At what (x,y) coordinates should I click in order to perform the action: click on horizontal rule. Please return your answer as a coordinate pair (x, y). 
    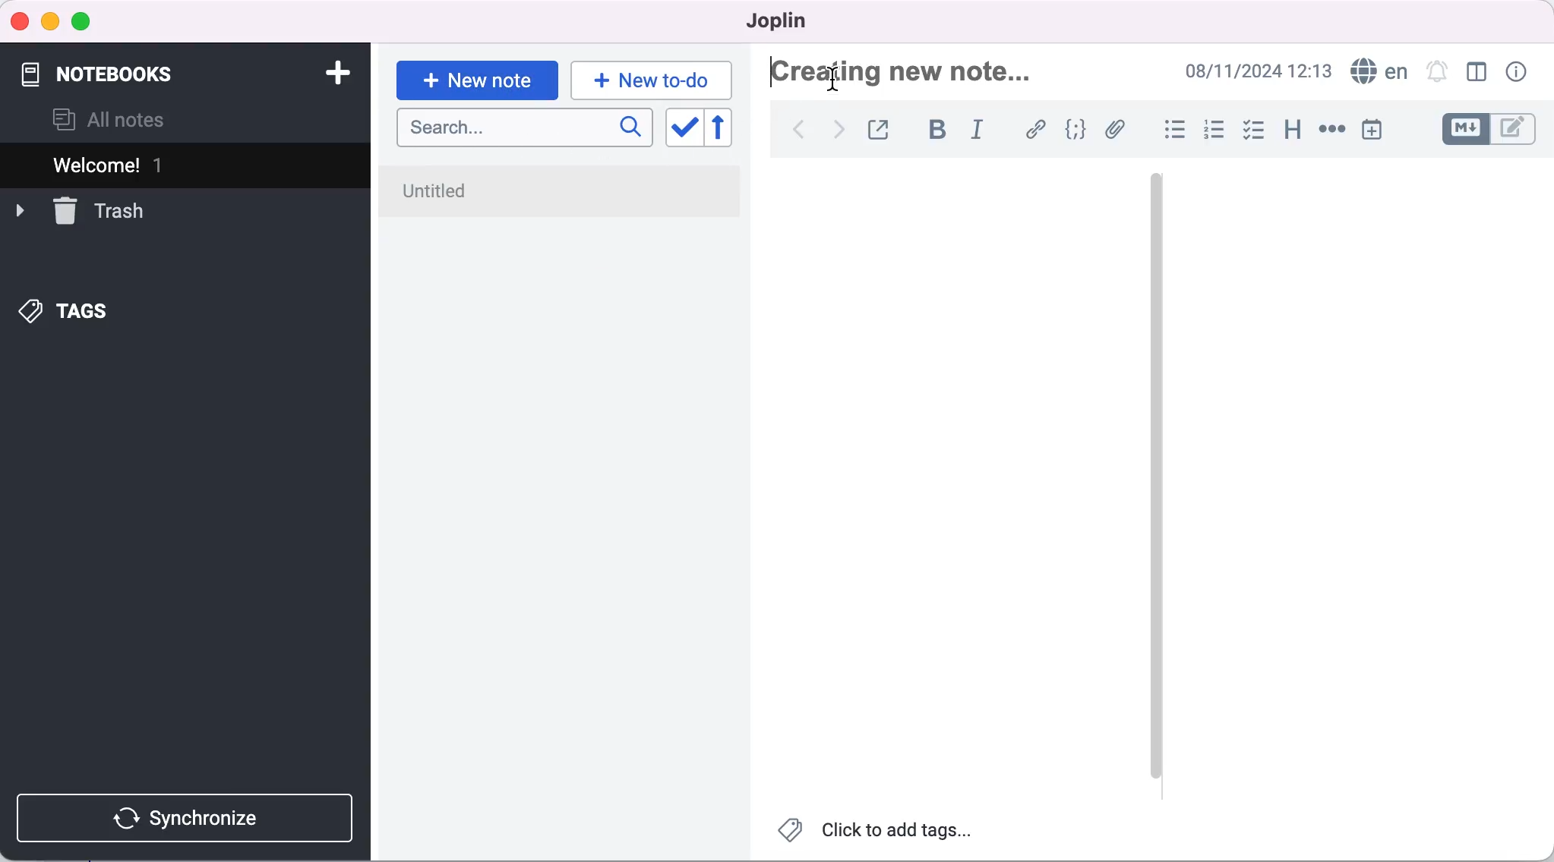
    Looking at the image, I should click on (1331, 131).